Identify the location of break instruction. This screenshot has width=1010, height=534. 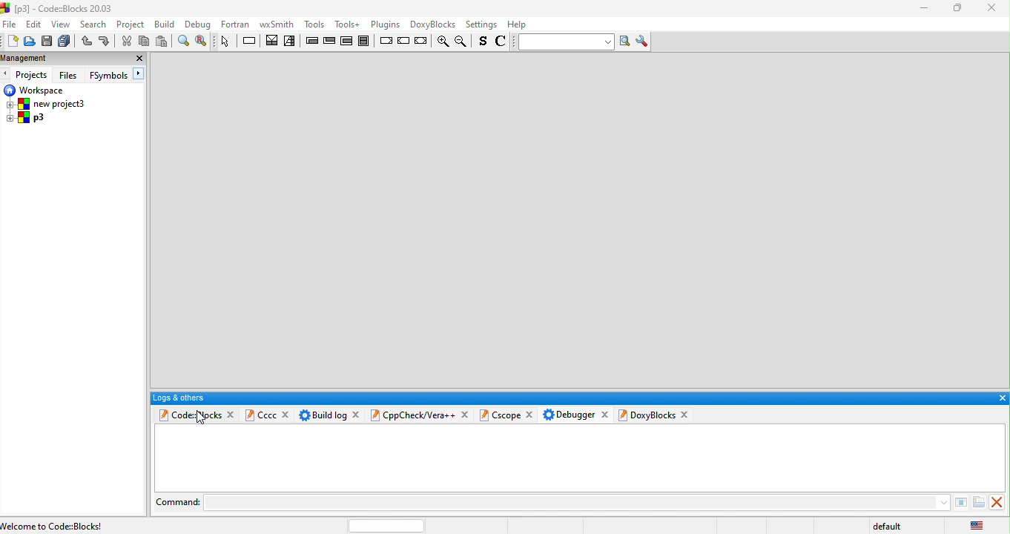
(386, 41).